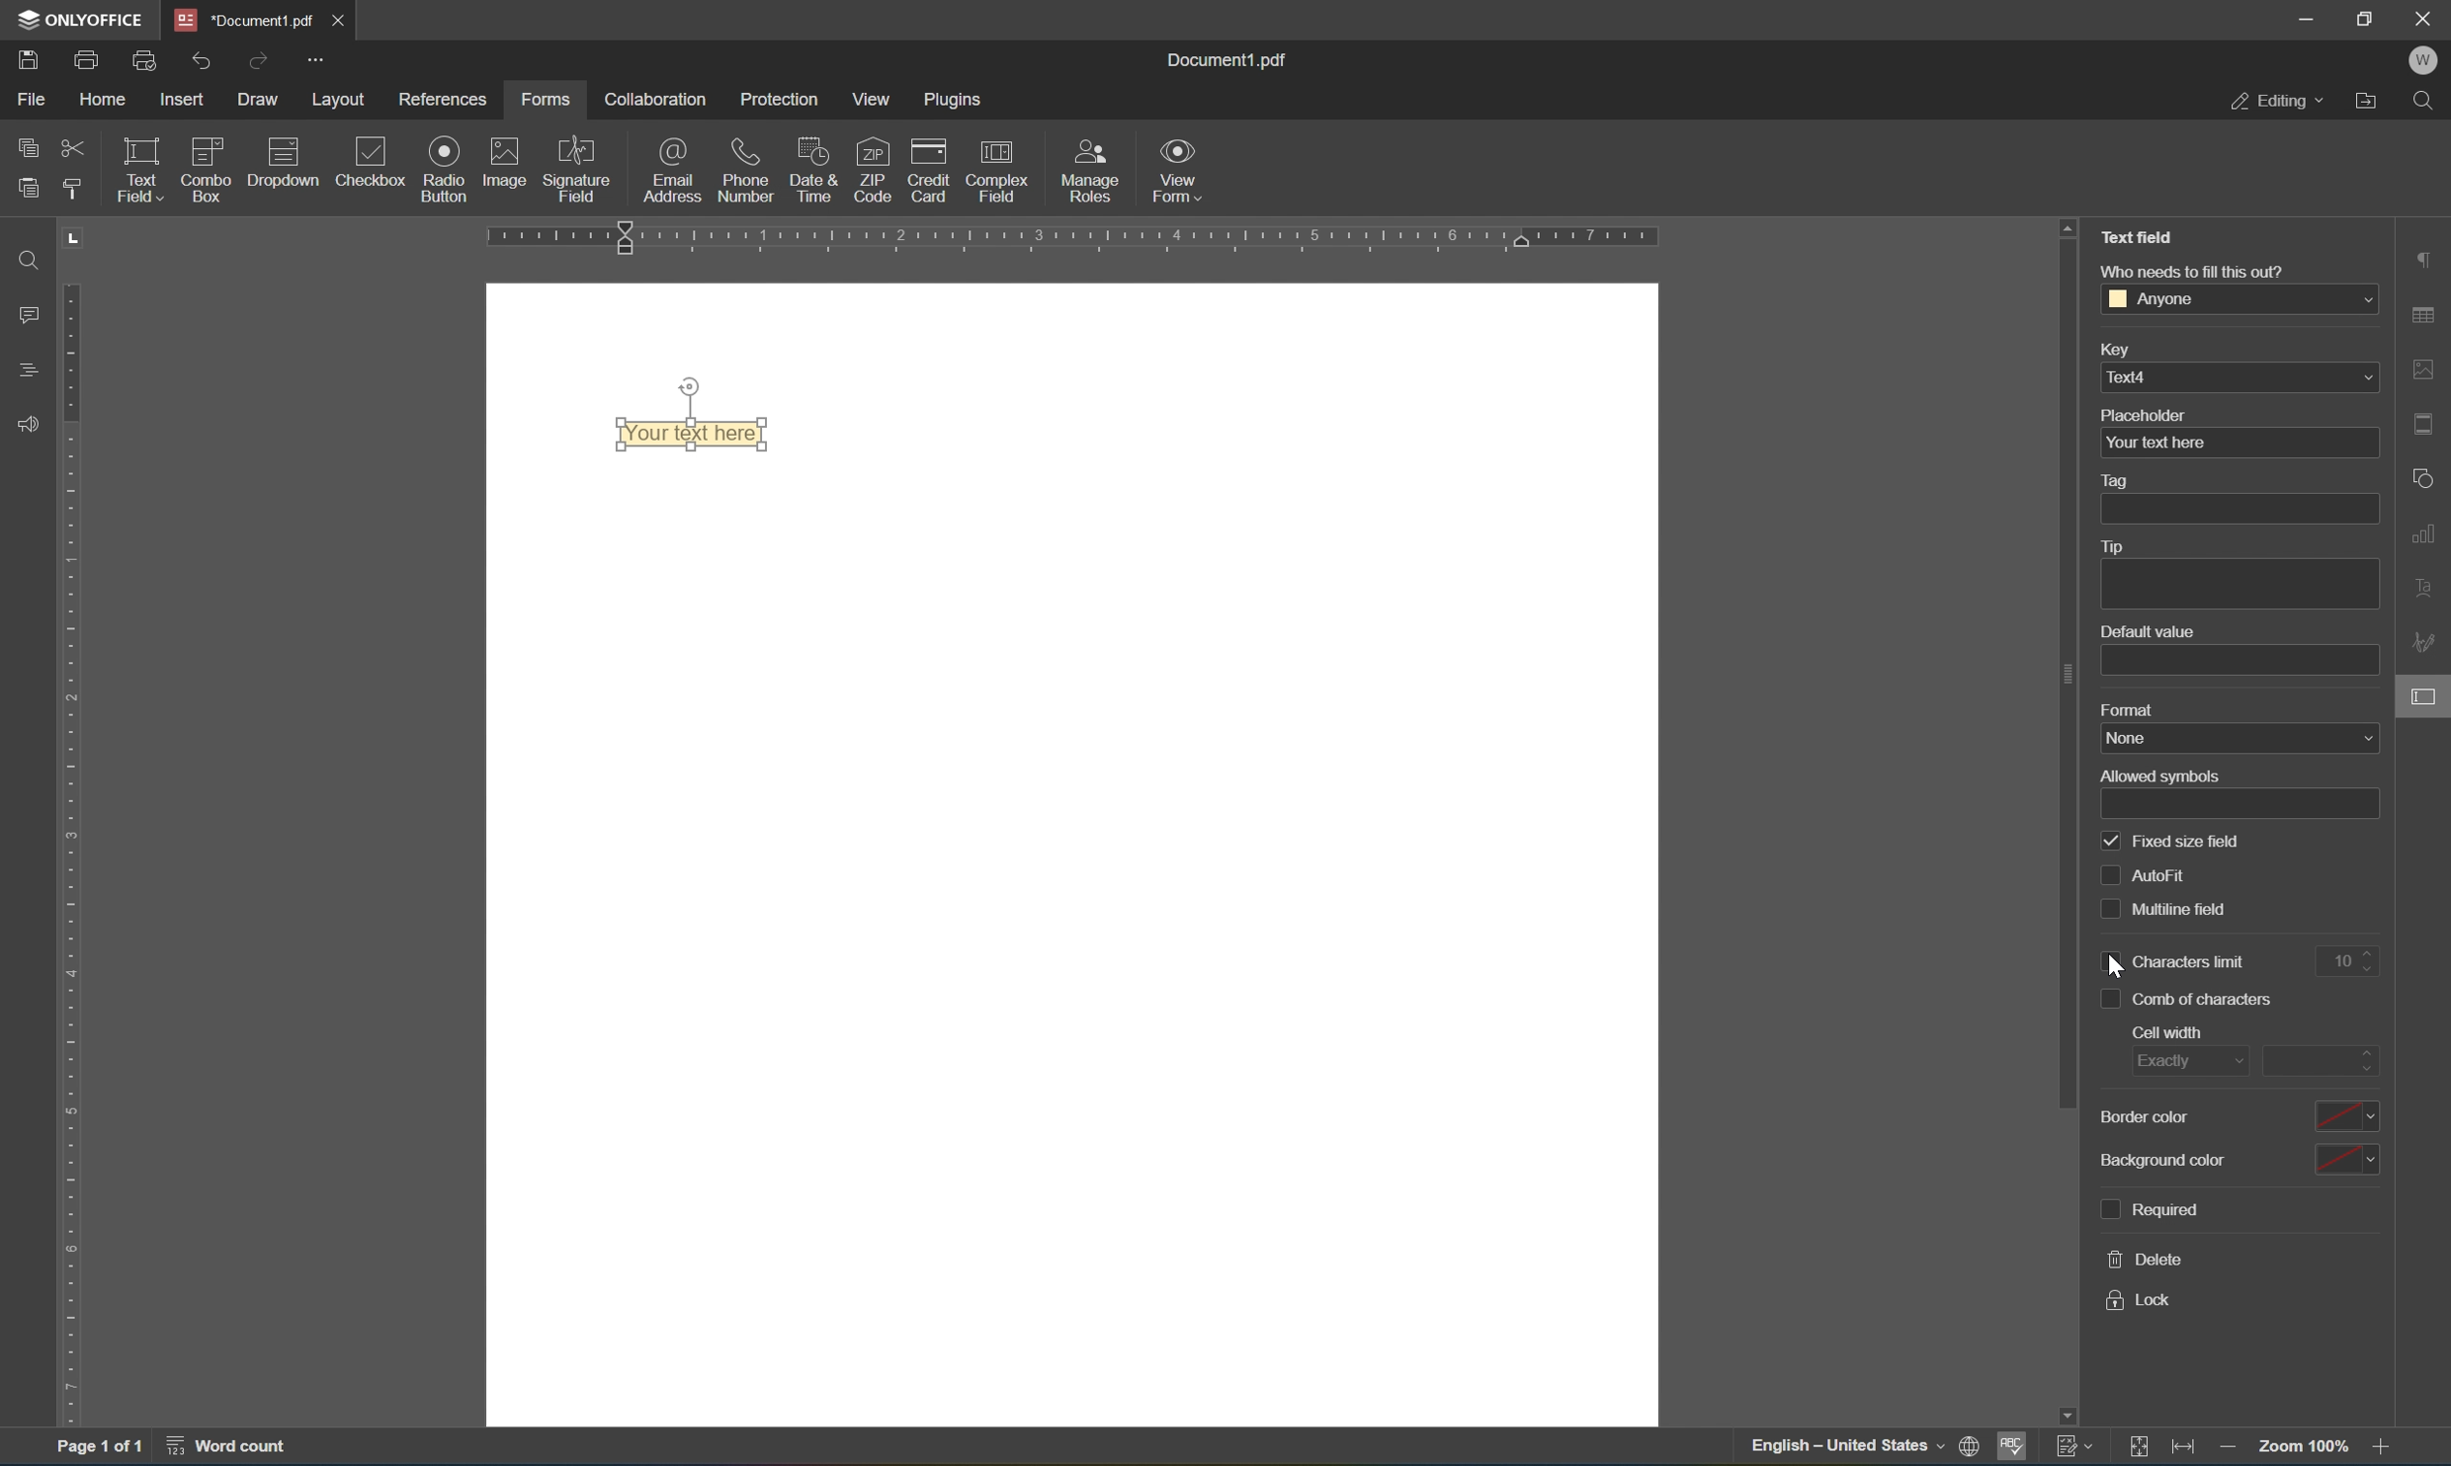  What do you see at coordinates (2423, 317) in the screenshot?
I see `table settings` at bounding box center [2423, 317].